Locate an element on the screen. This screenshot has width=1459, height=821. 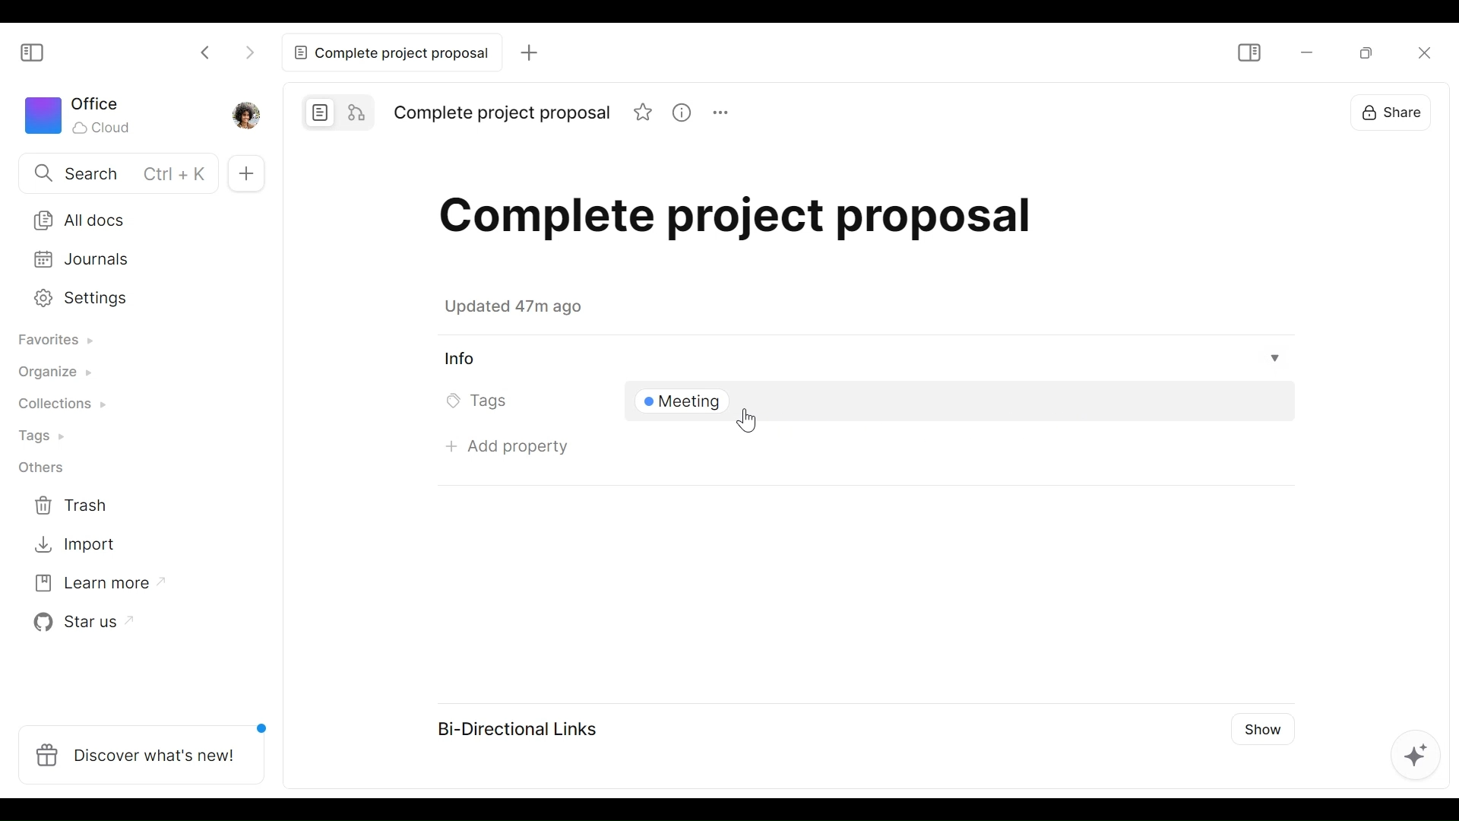
Show is located at coordinates (1261, 734).